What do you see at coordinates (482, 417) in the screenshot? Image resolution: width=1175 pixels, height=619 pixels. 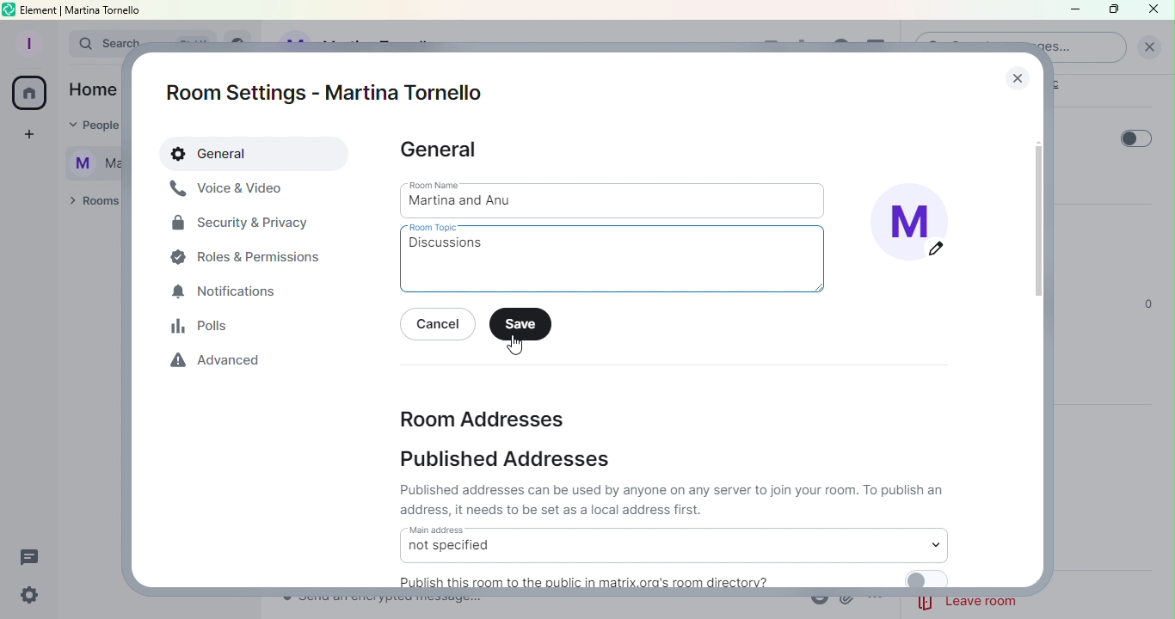 I see `Room addresses` at bounding box center [482, 417].